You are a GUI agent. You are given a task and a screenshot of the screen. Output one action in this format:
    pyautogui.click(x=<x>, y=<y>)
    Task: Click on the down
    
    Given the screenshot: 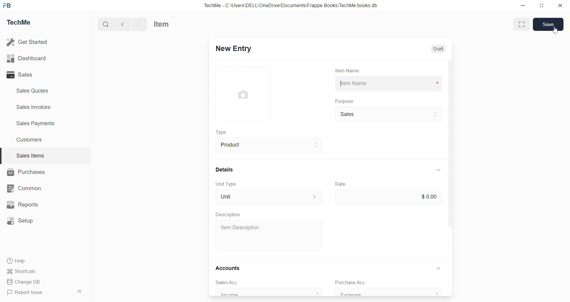 What is the action you would take?
    pyautogui.click(x=438, y=170)
    